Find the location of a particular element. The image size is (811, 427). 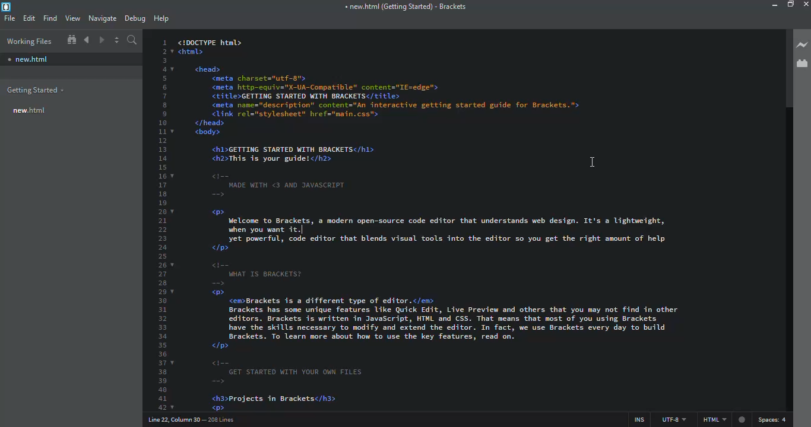

test code is located at coordinates (441, 224).